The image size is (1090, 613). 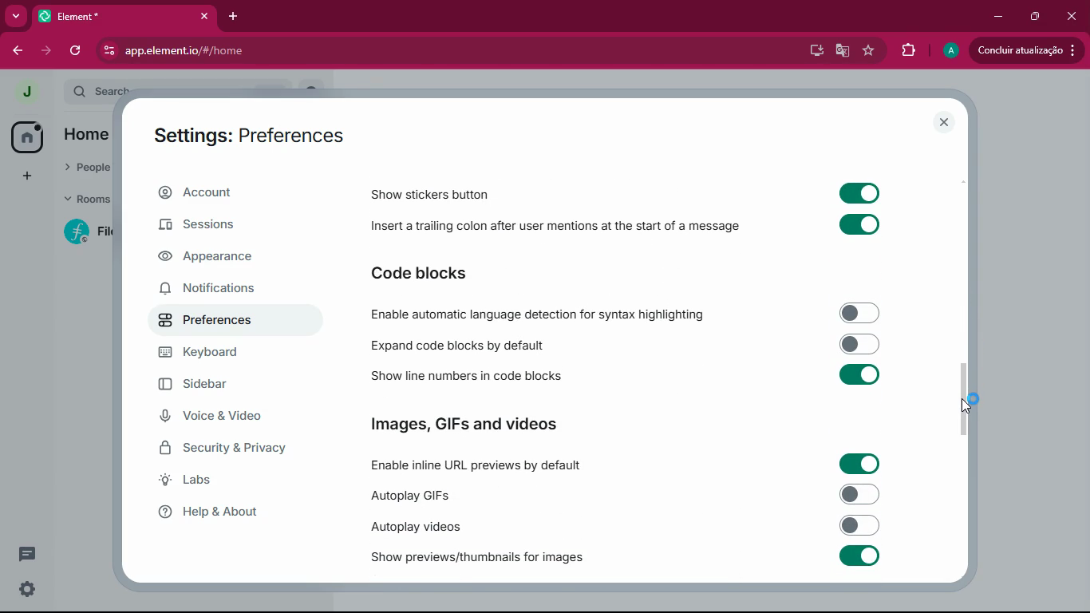 What do you see at coordinates (230, 511) in the screenshot?
I see `Help & About` at bounding box center [230, 511].